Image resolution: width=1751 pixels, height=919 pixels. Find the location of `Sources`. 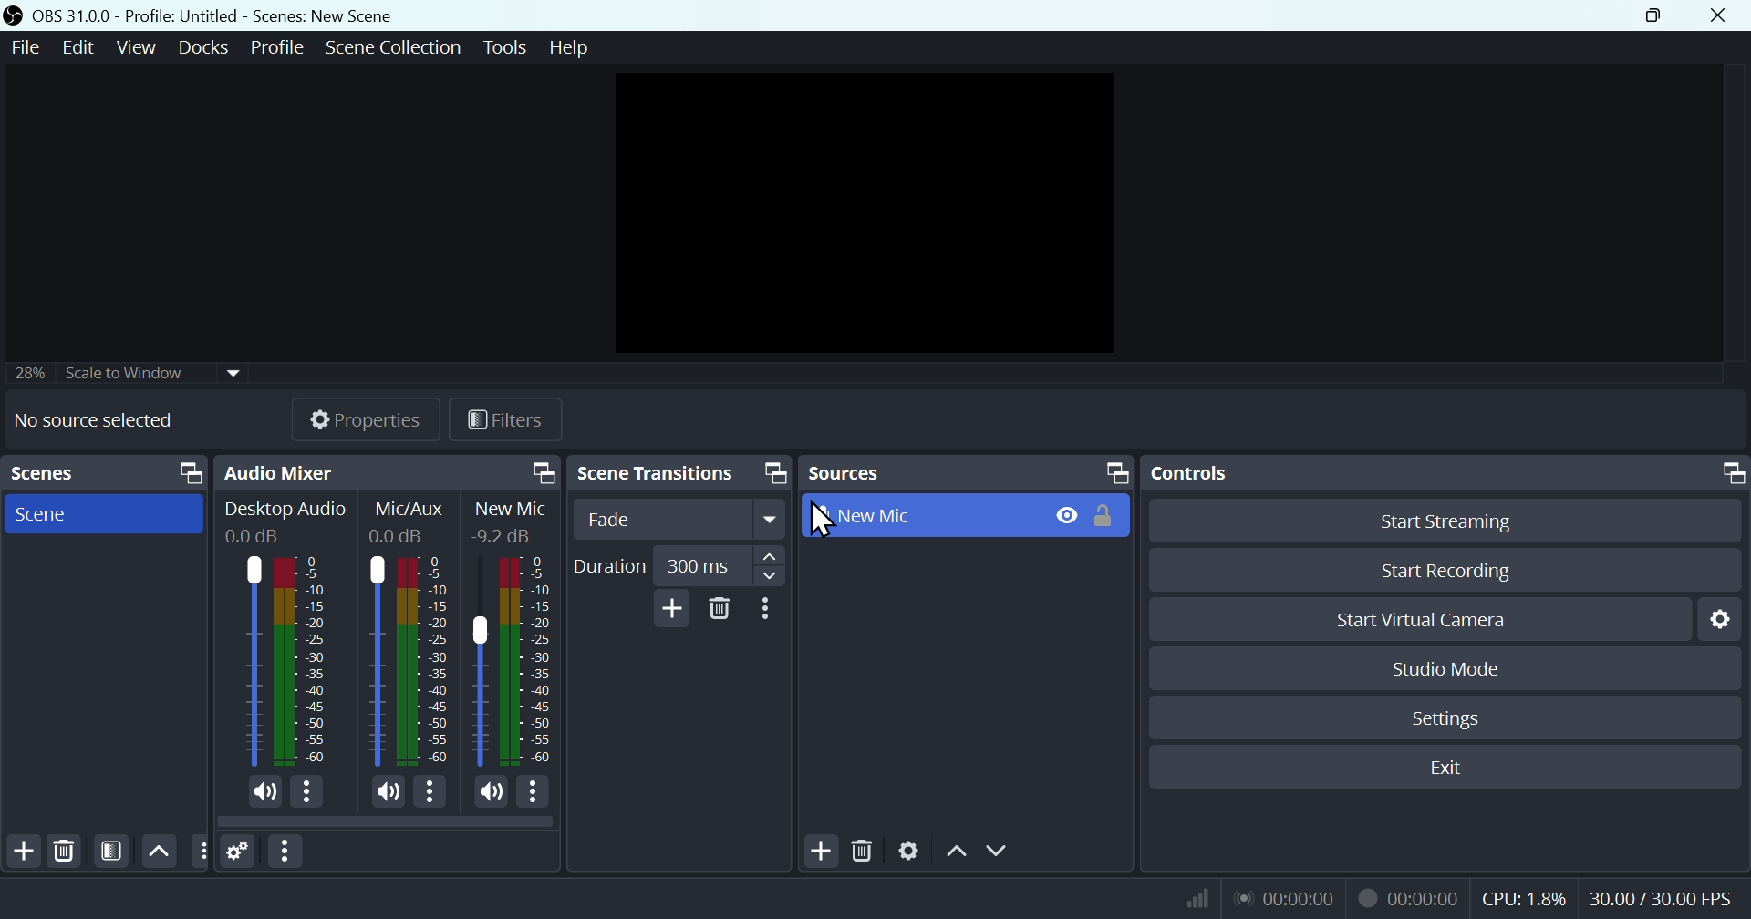

Sources is located at coordinates (967, 470).